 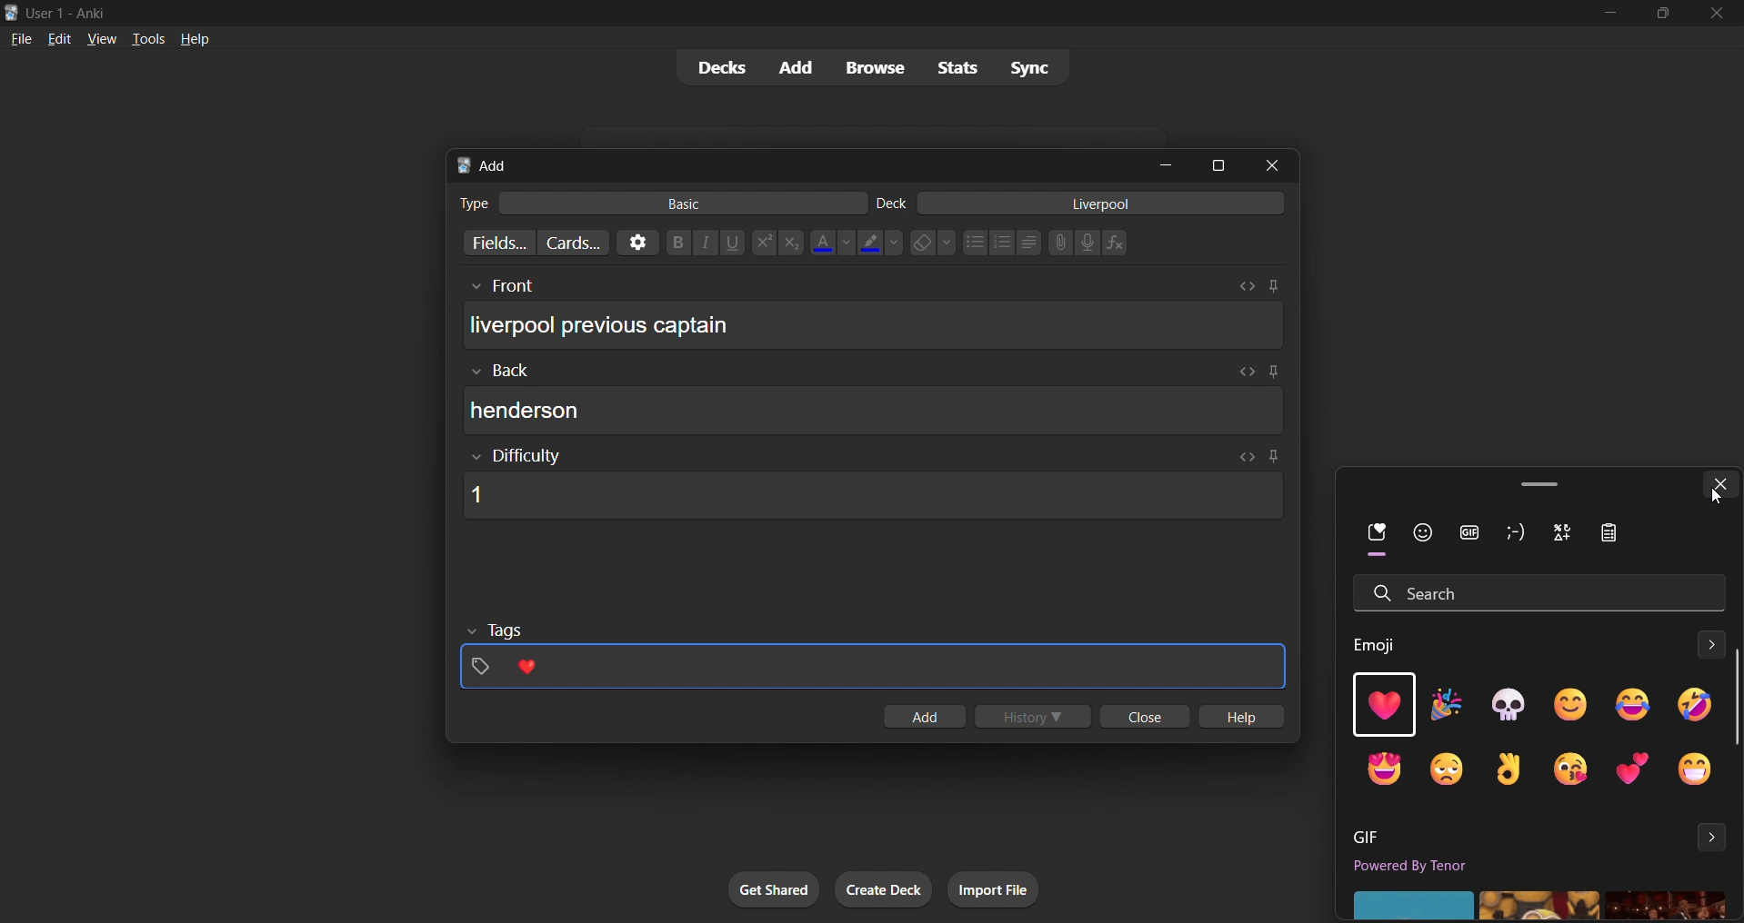 I want to click on import file, so click(x=1000, y=888).